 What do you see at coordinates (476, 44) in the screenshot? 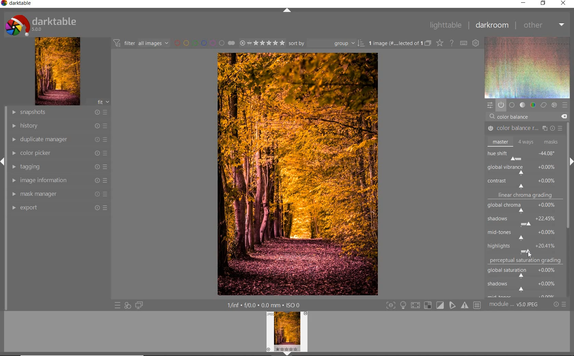
I see `show global preference` at bounding box center [476, 44].